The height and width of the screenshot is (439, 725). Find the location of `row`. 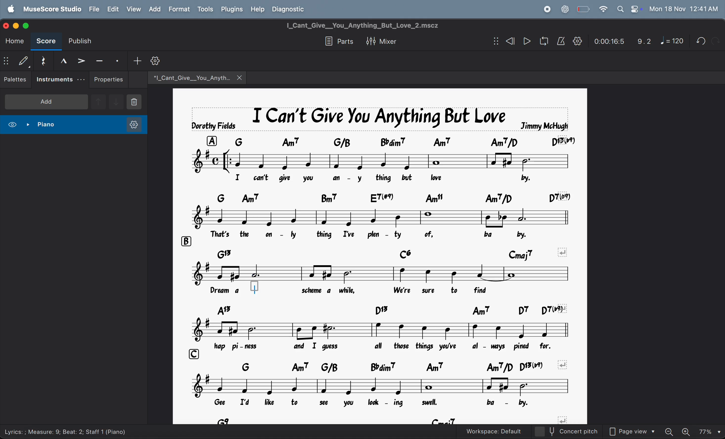

row is located at coordinates (212, 142).